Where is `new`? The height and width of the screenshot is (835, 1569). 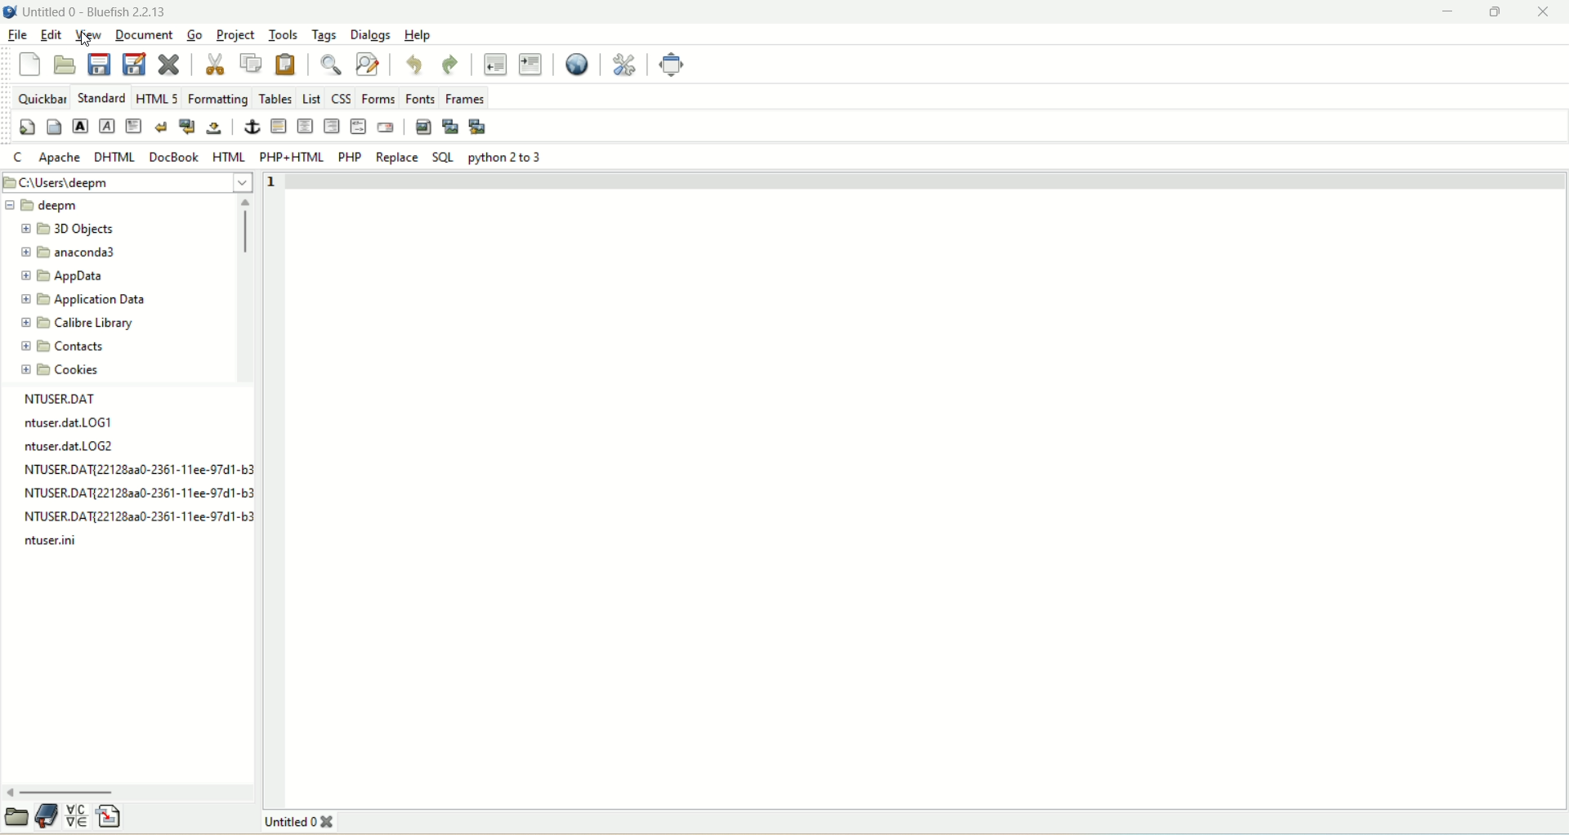 new is located at coordinates (33, 64).